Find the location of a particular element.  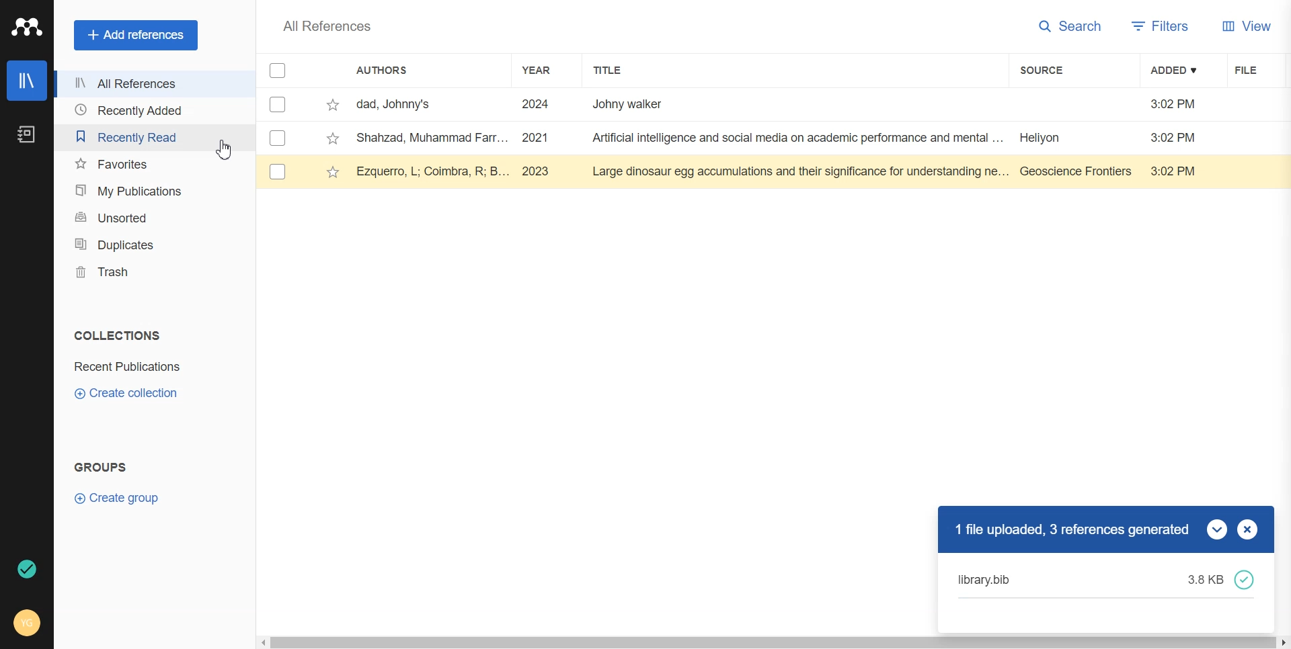

Text is located at coordinates (118, 336).